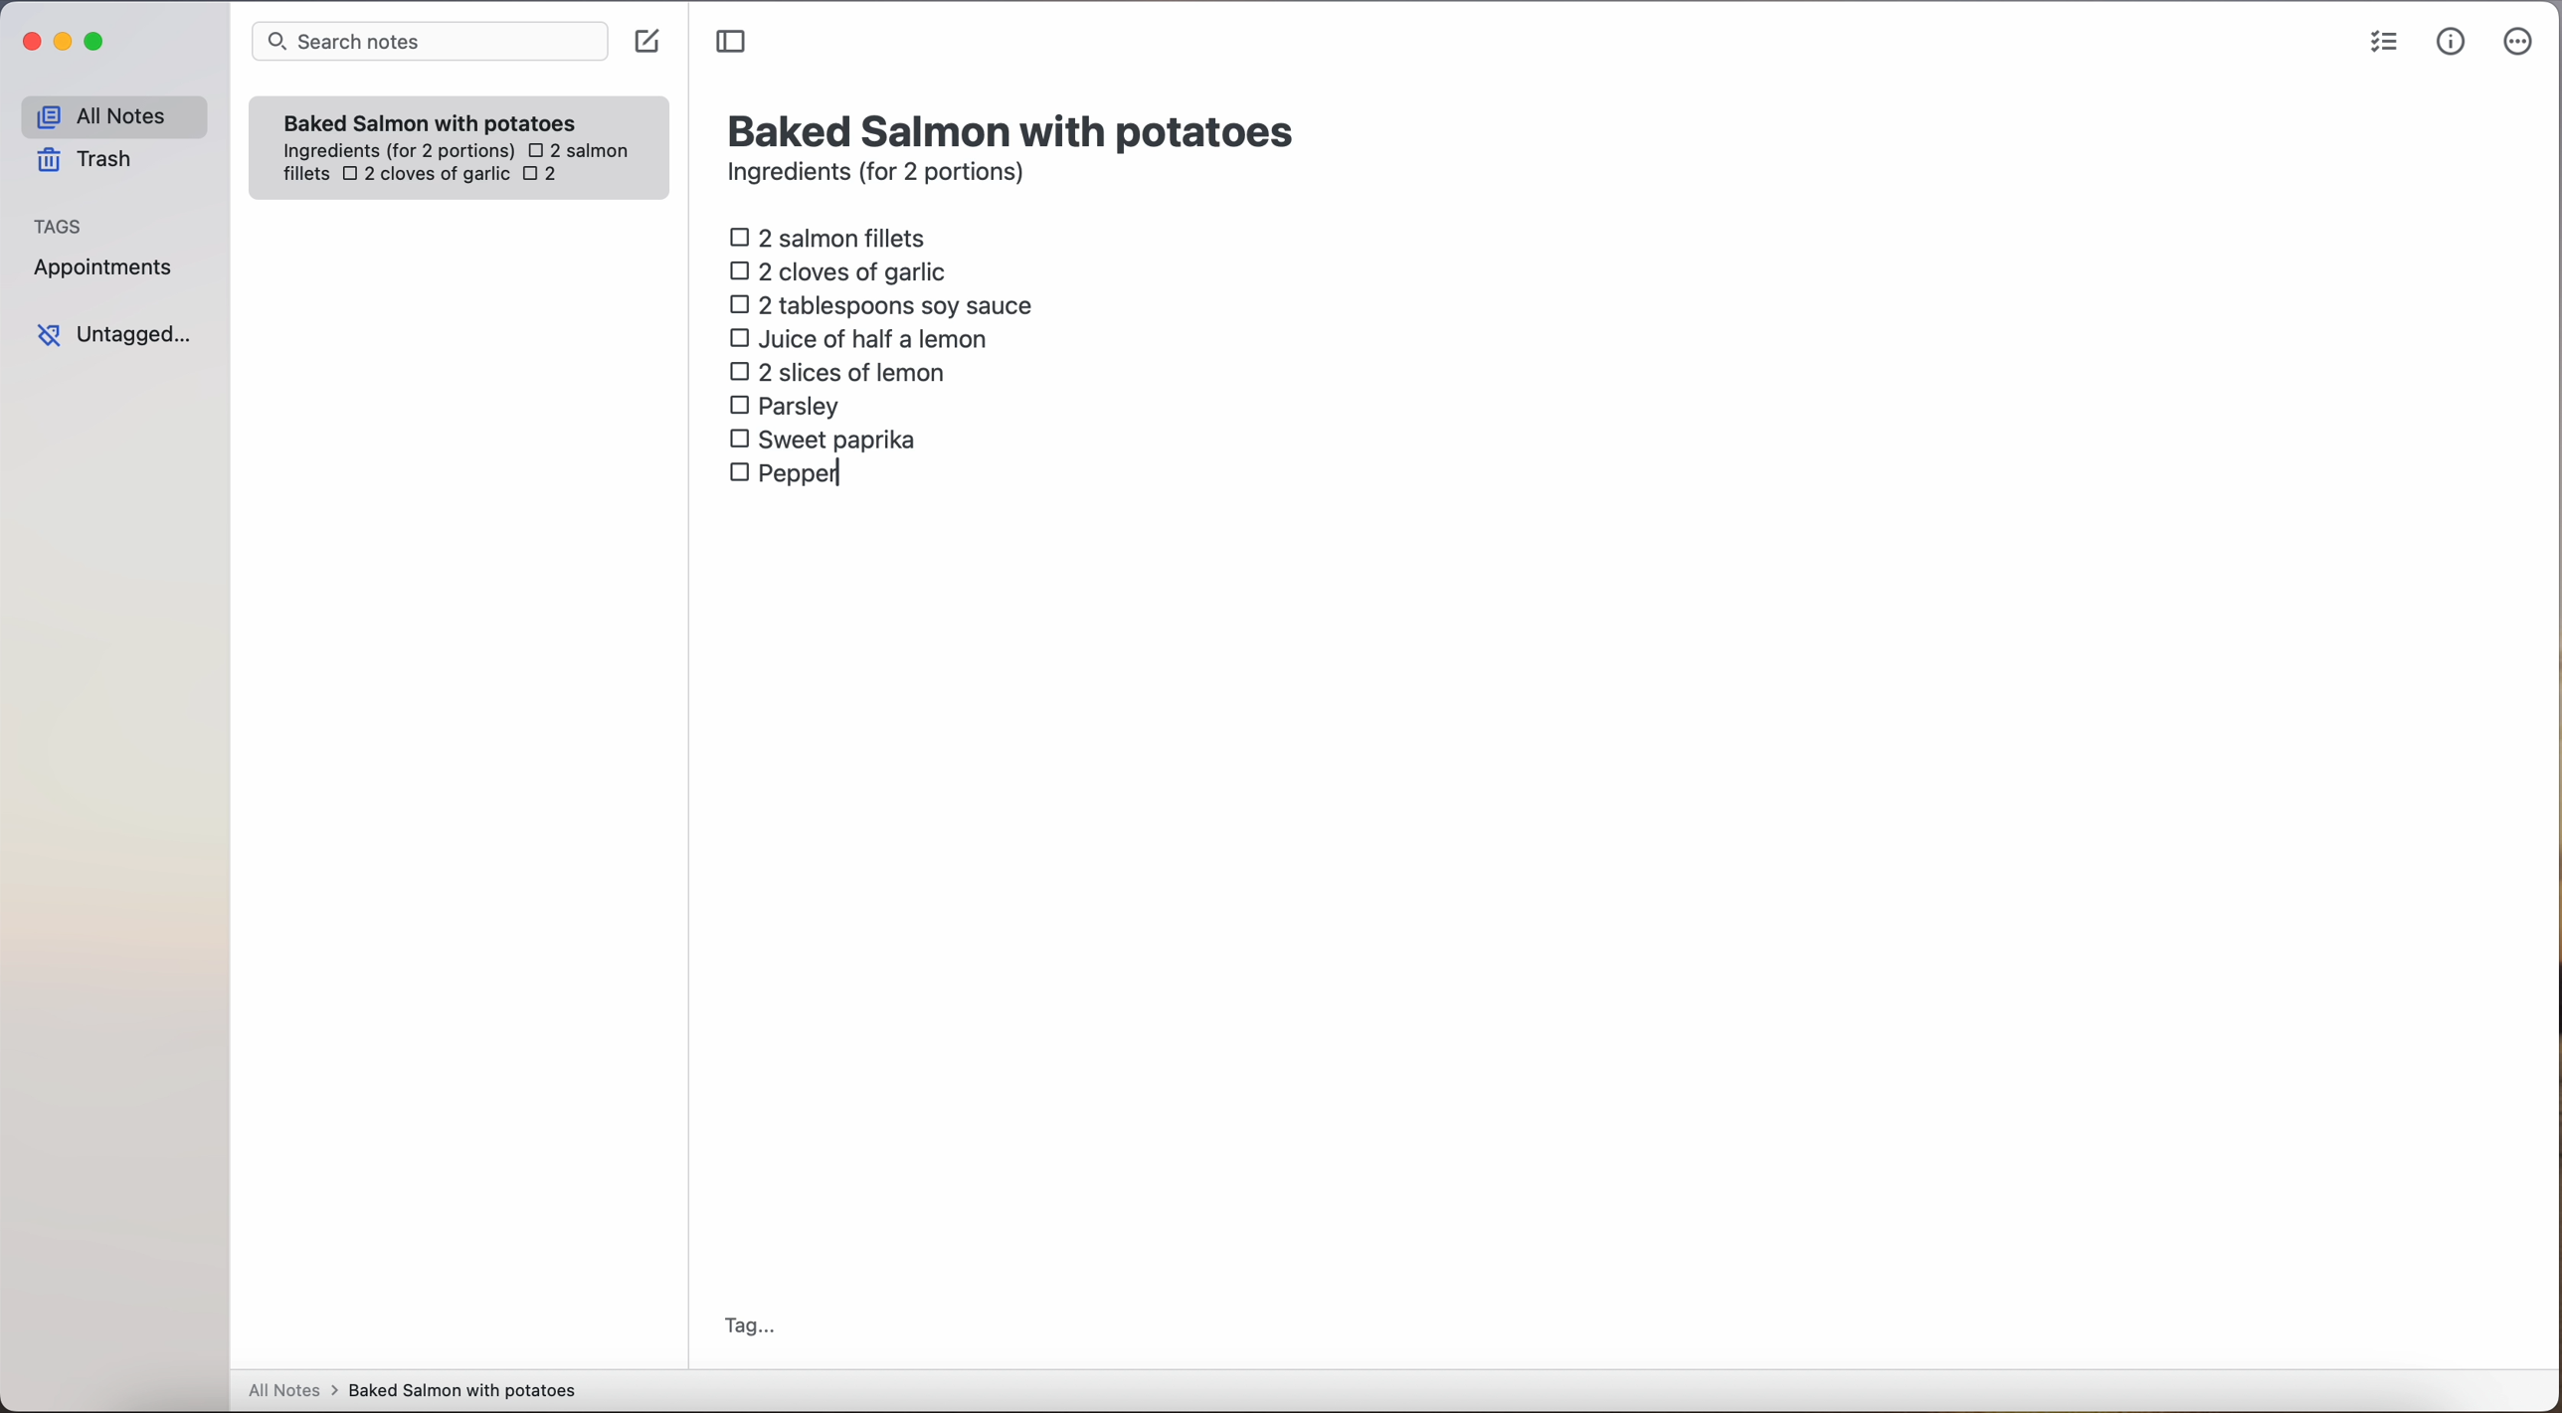 The width and height of the screenshot is (2562, 1413). What do you see at coordinates (733, 43) in the screenshot?
I see `toggle sidebar` at bounding box center [733, 43].